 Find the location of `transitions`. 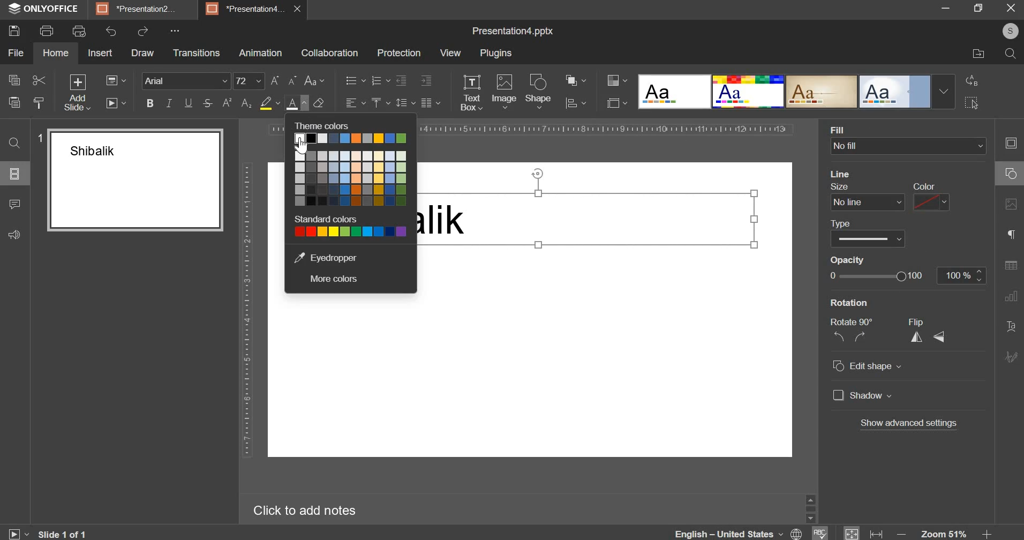

transitions is located at coordinates (196, 53).